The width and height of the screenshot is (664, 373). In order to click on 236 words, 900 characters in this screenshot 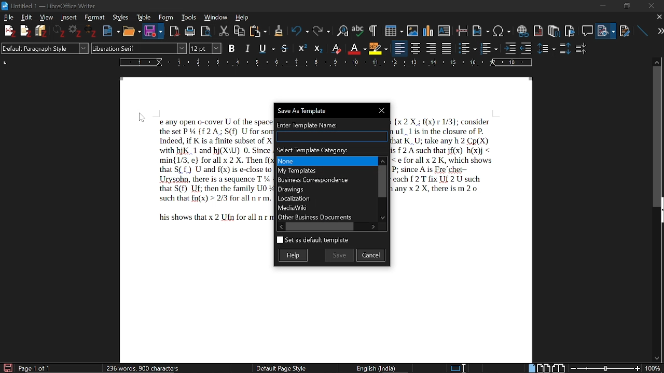, I will do `click(143, 366)`.